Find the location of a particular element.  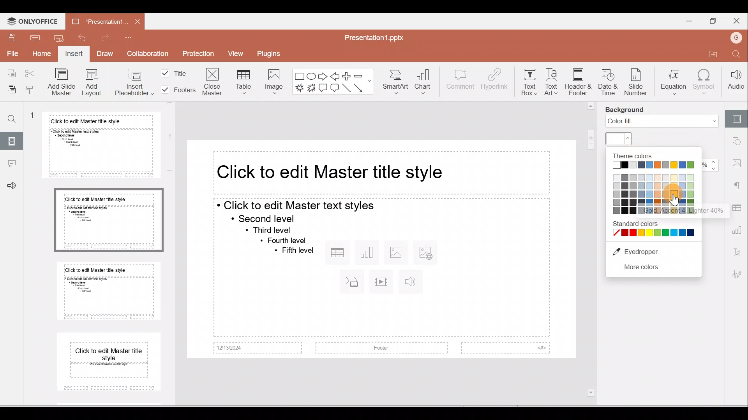

Redo is located at coordinates (108, 37).